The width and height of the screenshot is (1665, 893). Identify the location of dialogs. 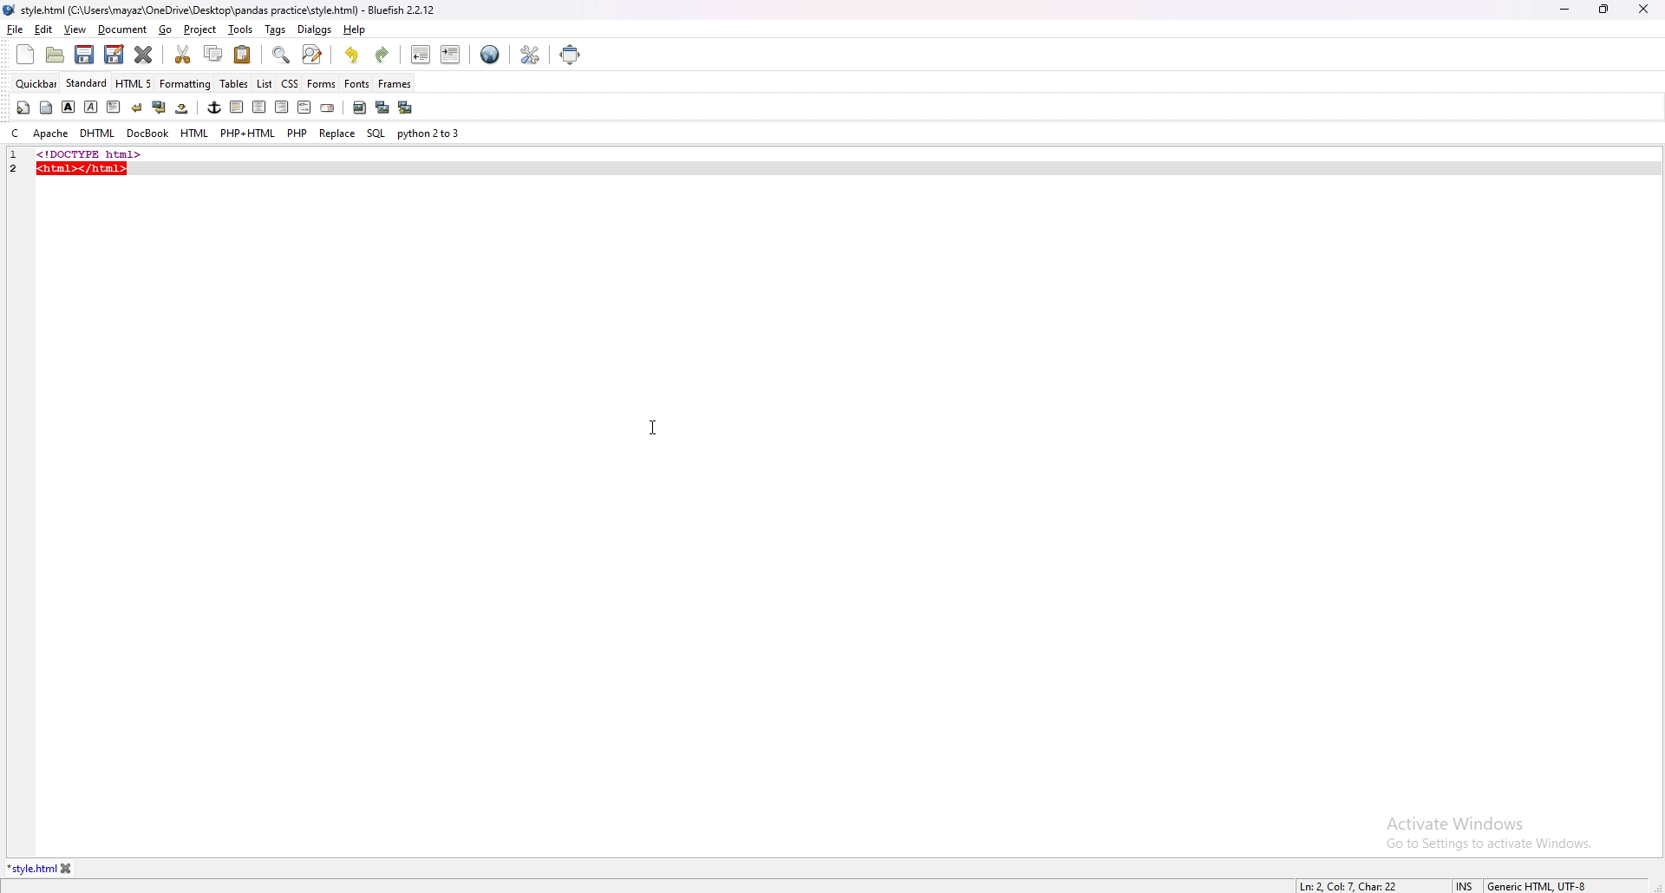
(315, 29).